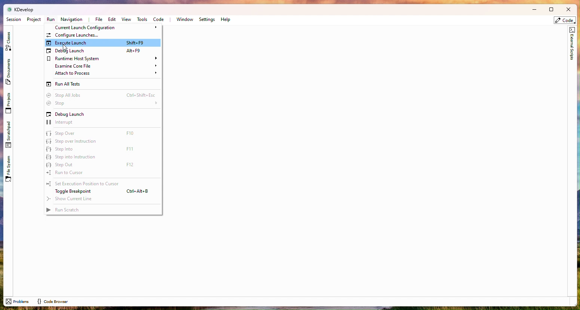  Describe the element at coordinates (550, 9) in the screenshot. I see `Box` at that location.